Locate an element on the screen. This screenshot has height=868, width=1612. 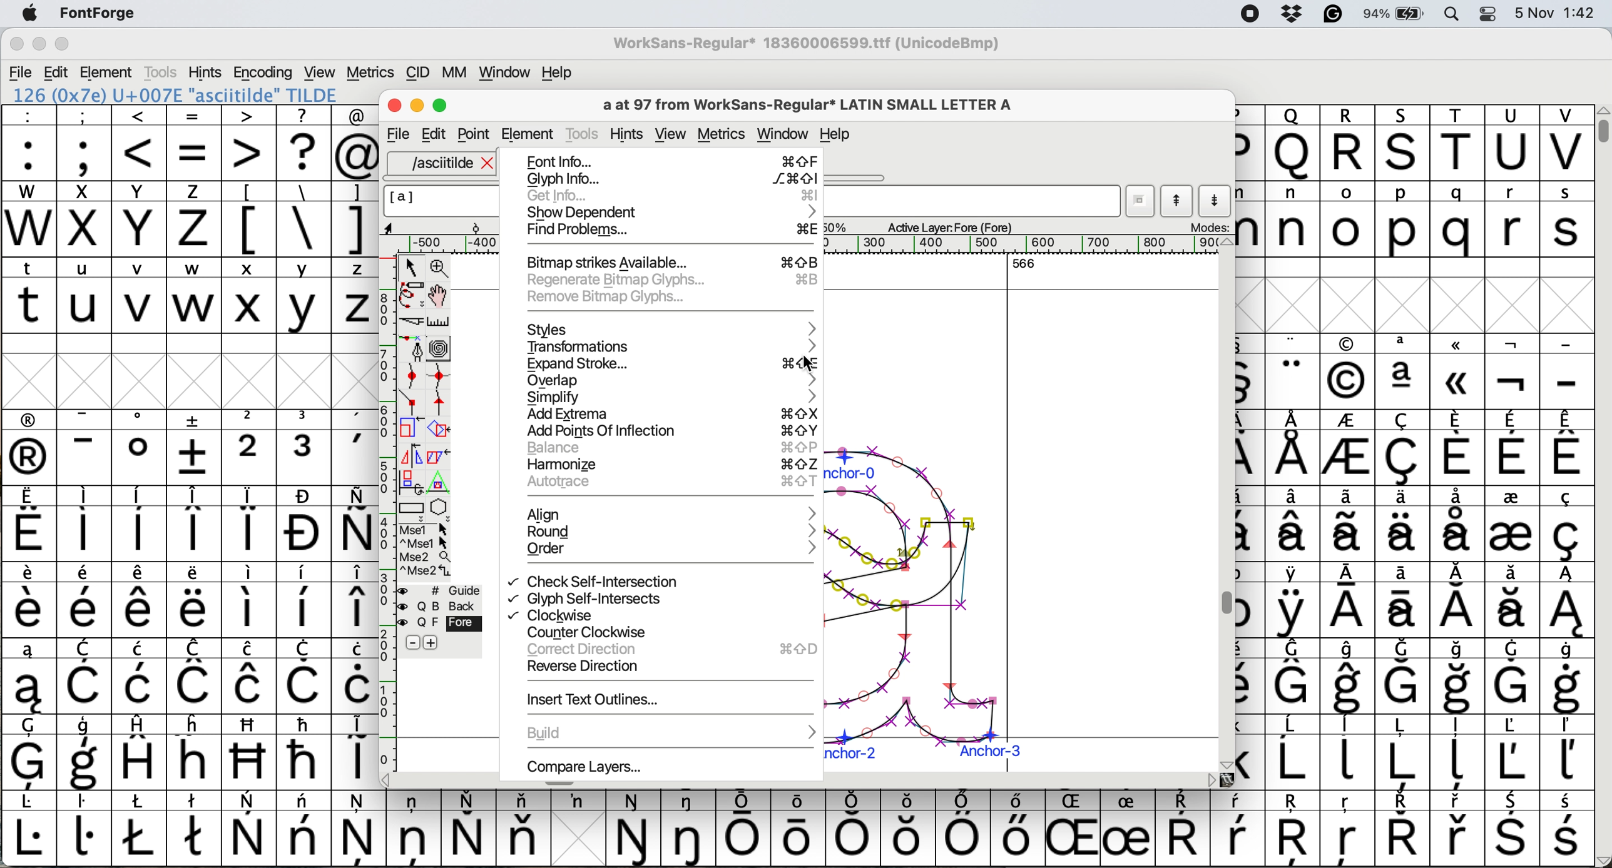
symbol is located at coordinates (140, 828).